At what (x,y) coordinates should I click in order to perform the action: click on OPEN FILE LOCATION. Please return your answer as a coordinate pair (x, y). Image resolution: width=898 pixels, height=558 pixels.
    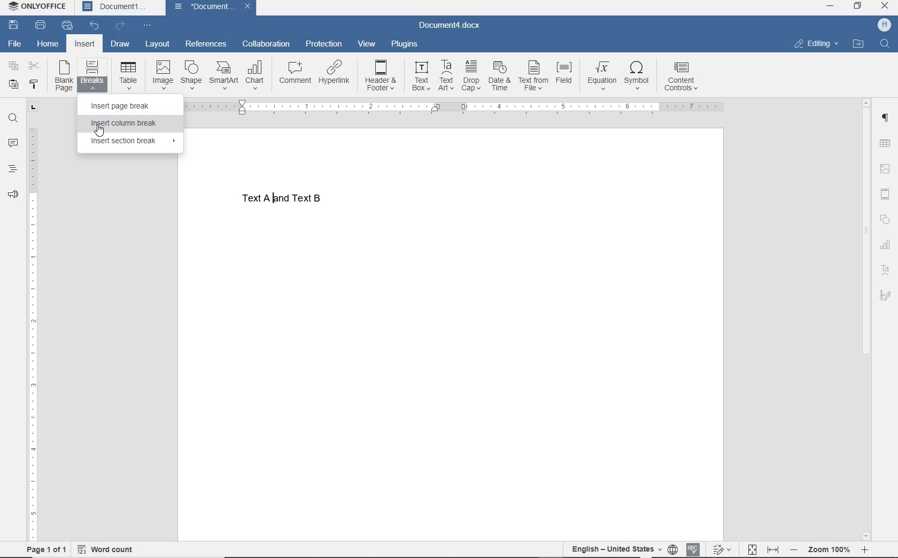
    Looking at the image, I should click on (859, 44).